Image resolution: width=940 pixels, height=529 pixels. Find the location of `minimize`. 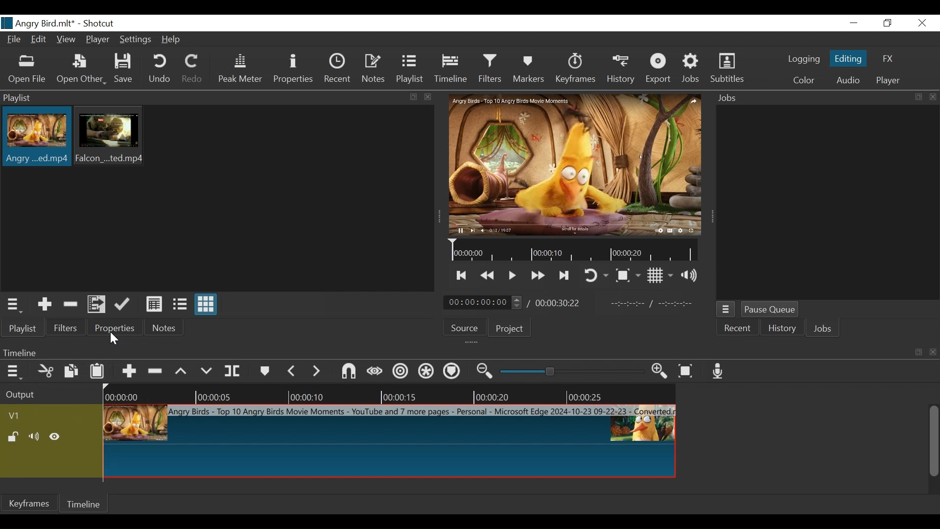

minimize is located at coordinates (855, 23).